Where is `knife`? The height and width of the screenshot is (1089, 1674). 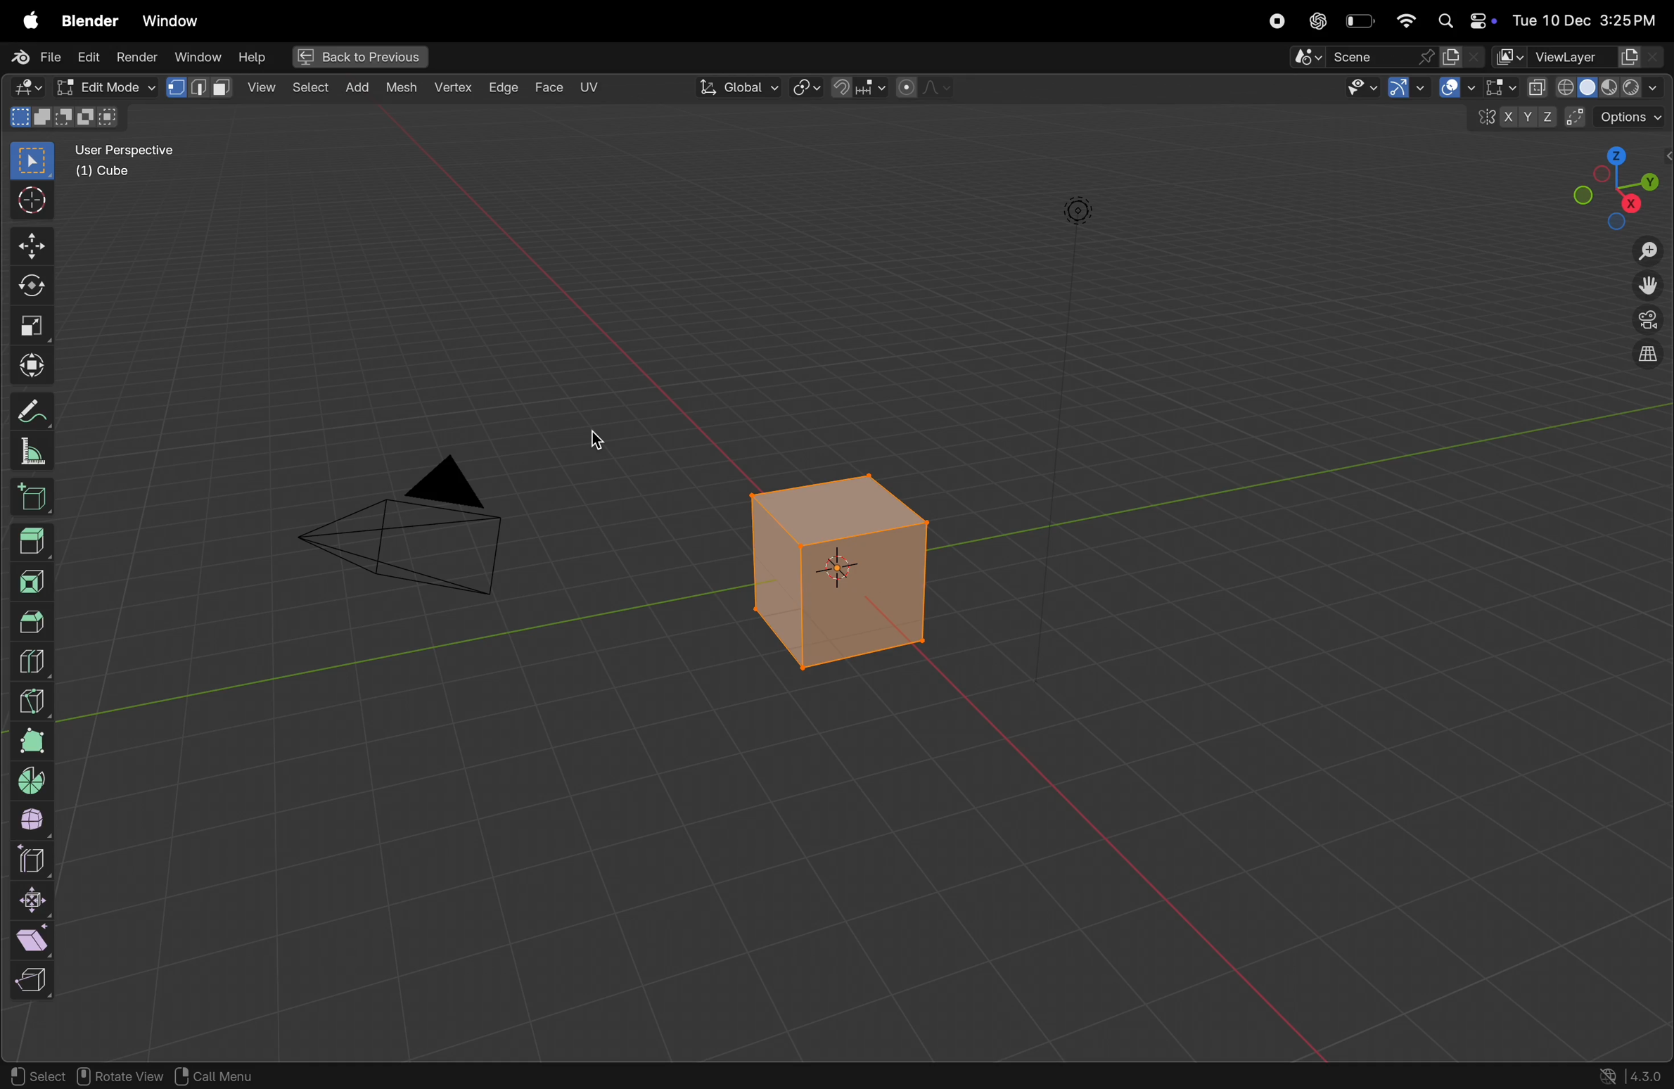
knife is located at coordinates (33, 699).